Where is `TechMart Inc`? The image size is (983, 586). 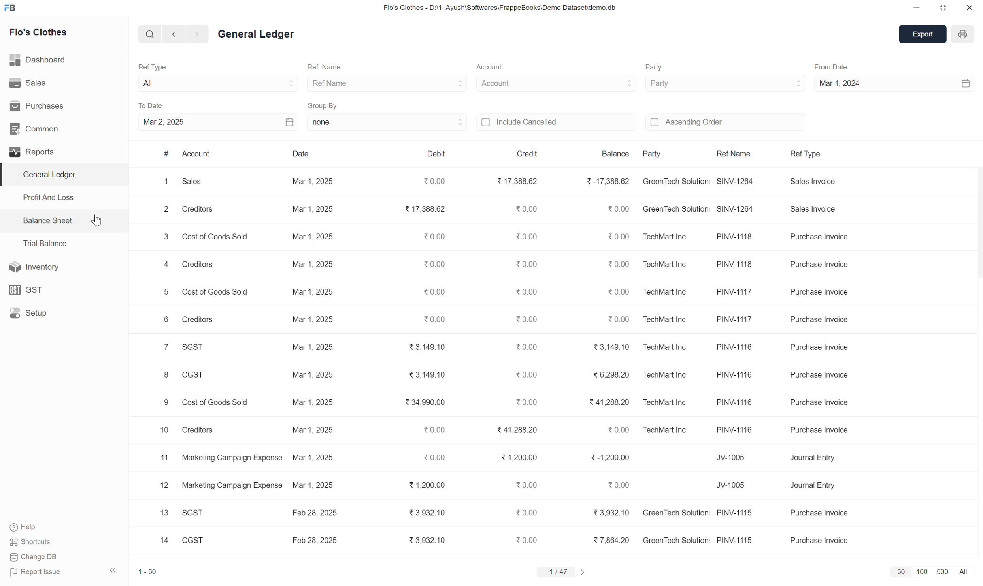
TechMart Inc is located at coordinates (664, 263).